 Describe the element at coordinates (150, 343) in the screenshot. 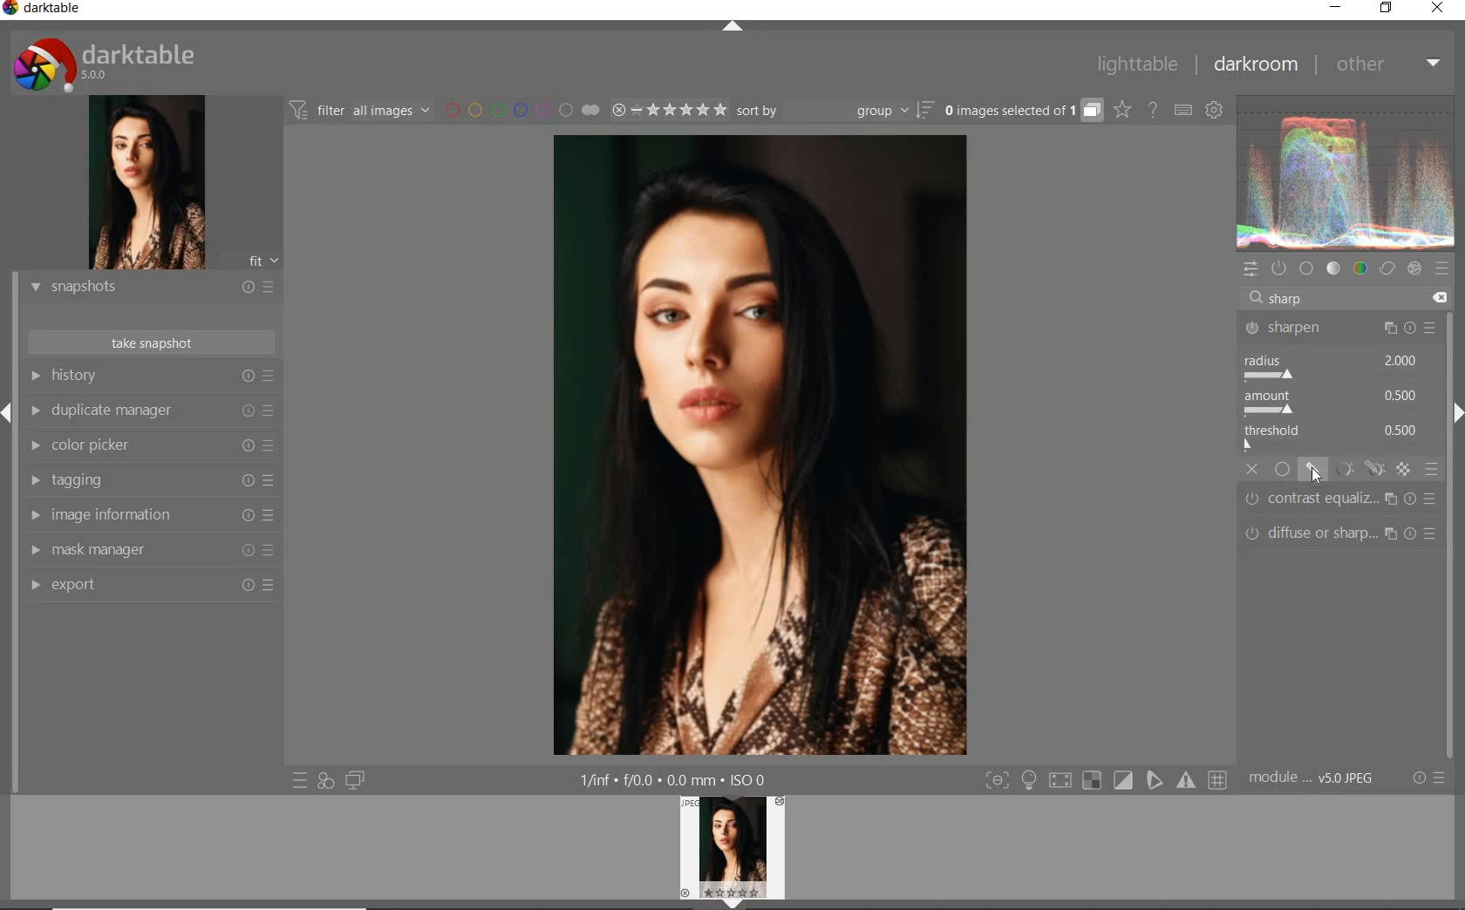

I see `take snapshot` at that location.